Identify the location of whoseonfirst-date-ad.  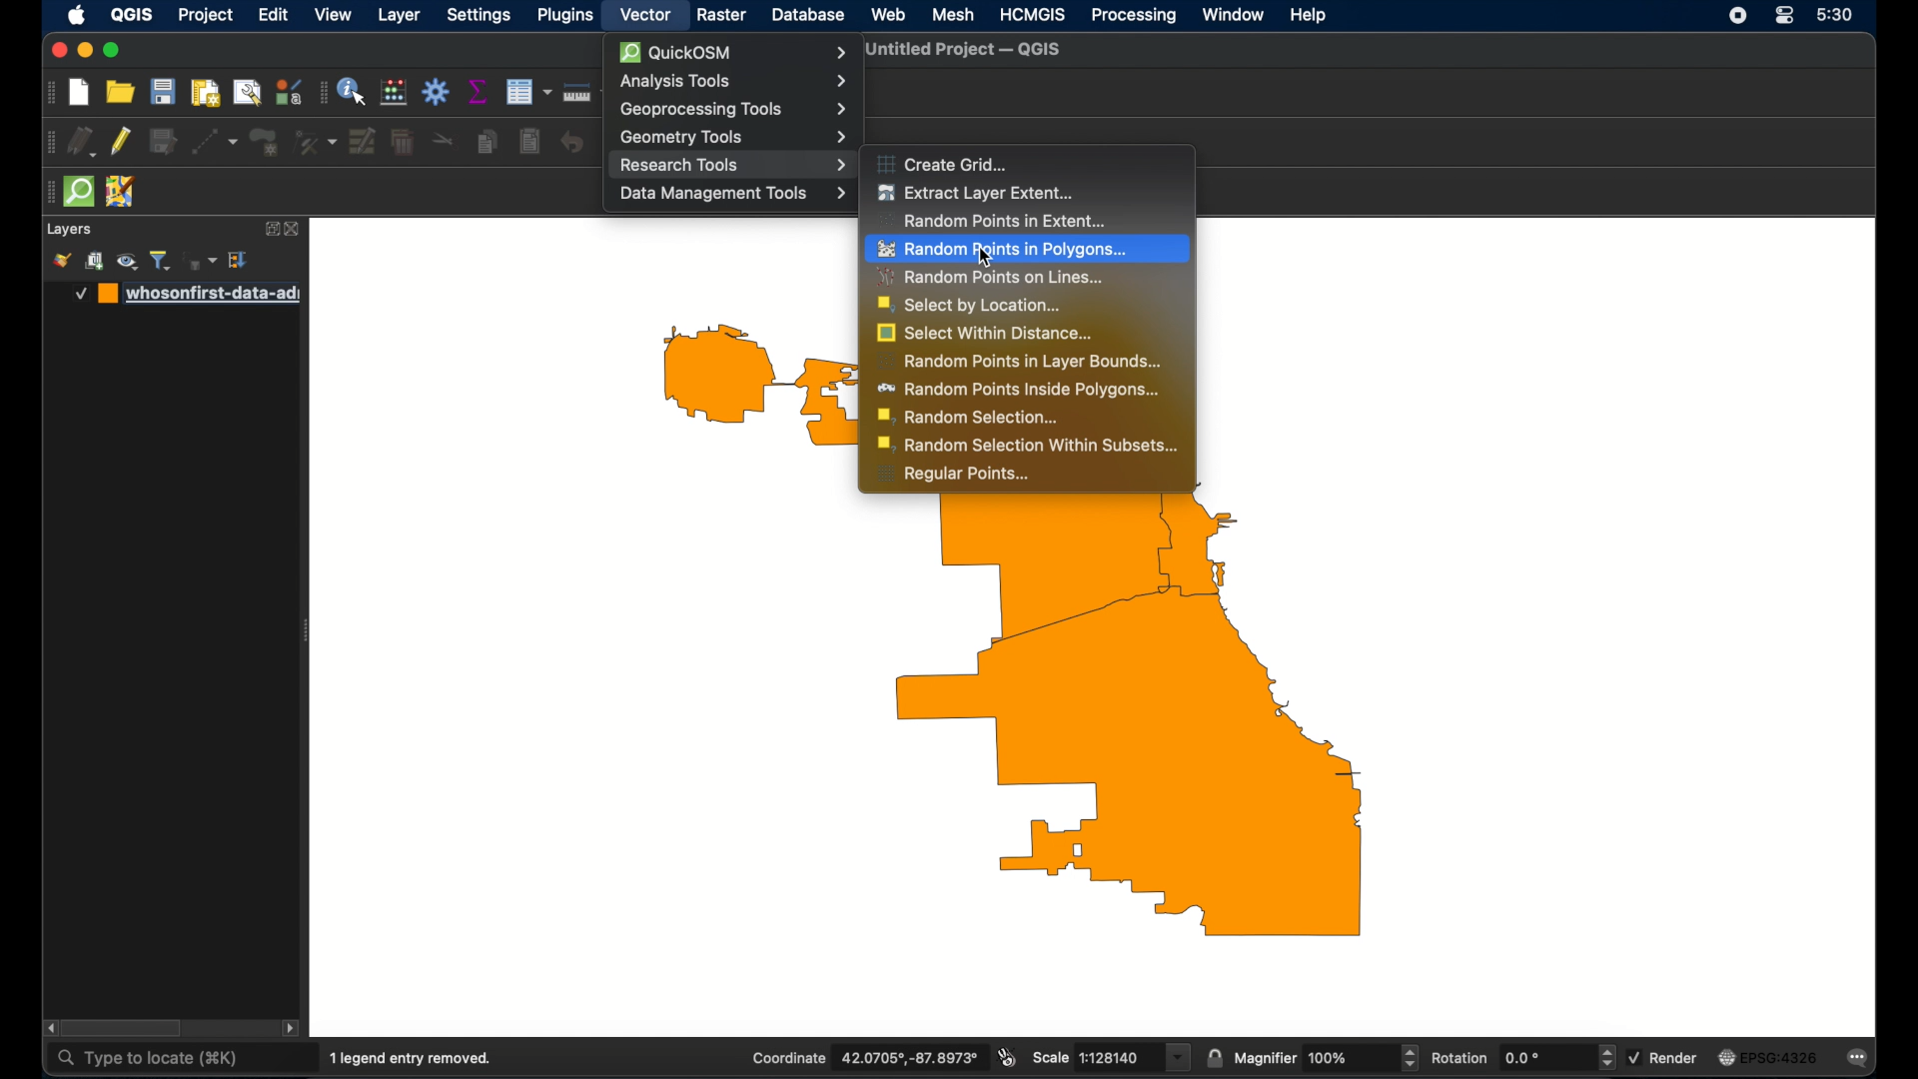
(187, 294).